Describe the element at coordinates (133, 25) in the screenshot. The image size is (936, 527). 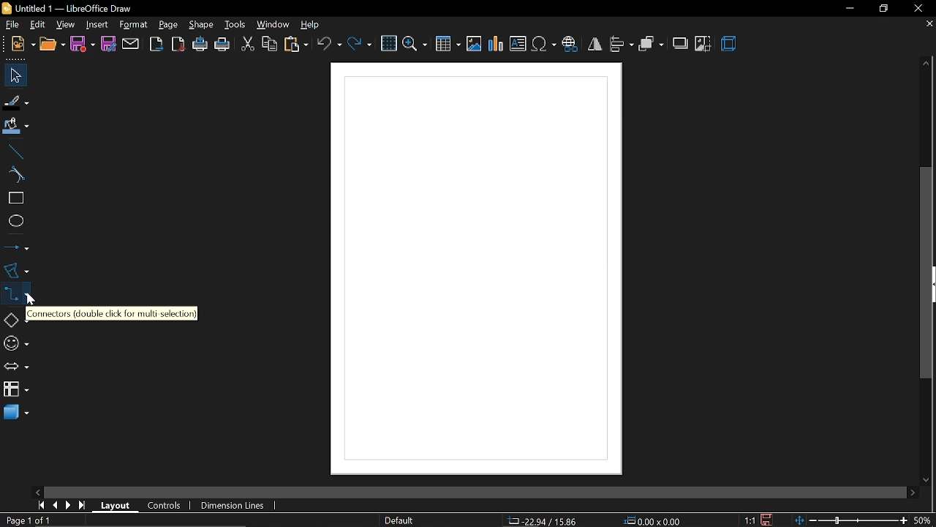
I see `format` at that location.